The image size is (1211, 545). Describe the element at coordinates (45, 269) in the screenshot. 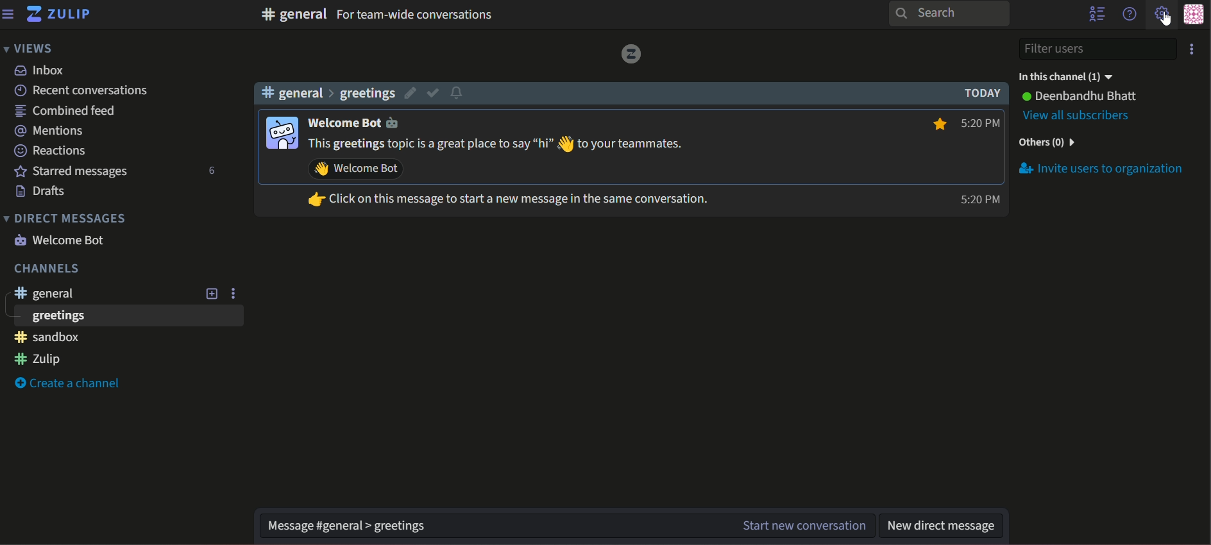

I see `channels` at that location.